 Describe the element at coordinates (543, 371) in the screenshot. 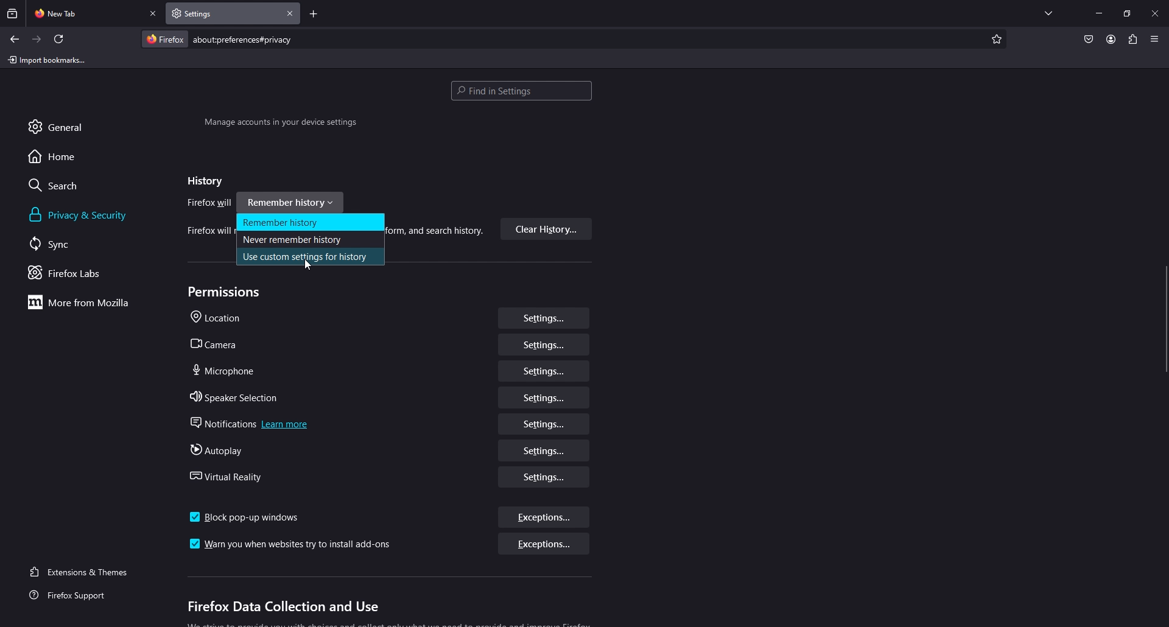

I see `settings` at that location.